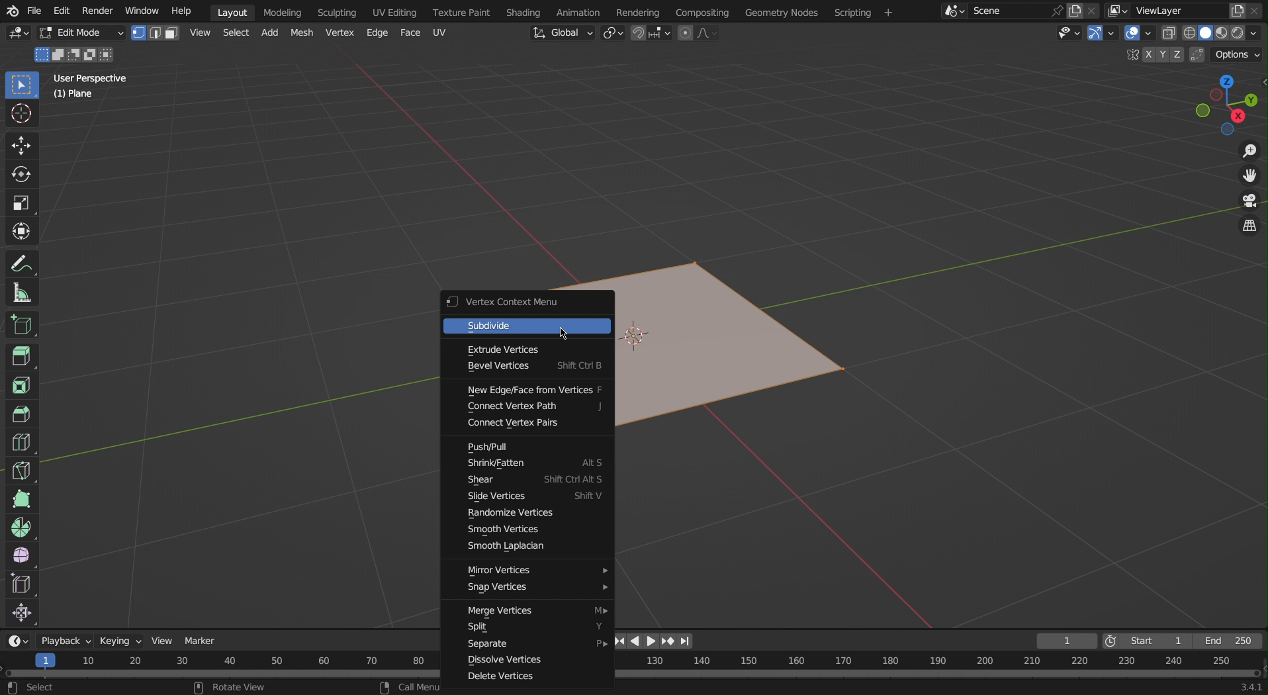 The width and height of the screenshot is (1268, 695). I want to click on Texture Paint, so click(463, 11).